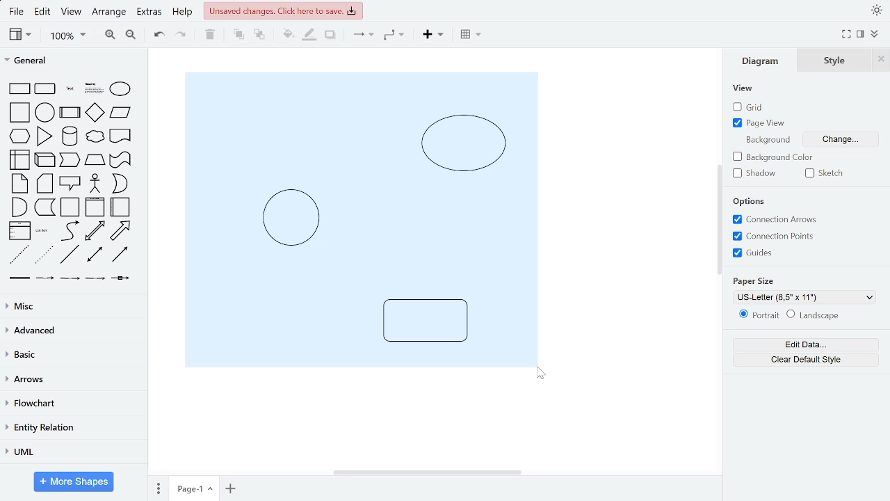  Describe the element at coordinates (20, 88) in the screenshot. I see `rectangle` at that location.